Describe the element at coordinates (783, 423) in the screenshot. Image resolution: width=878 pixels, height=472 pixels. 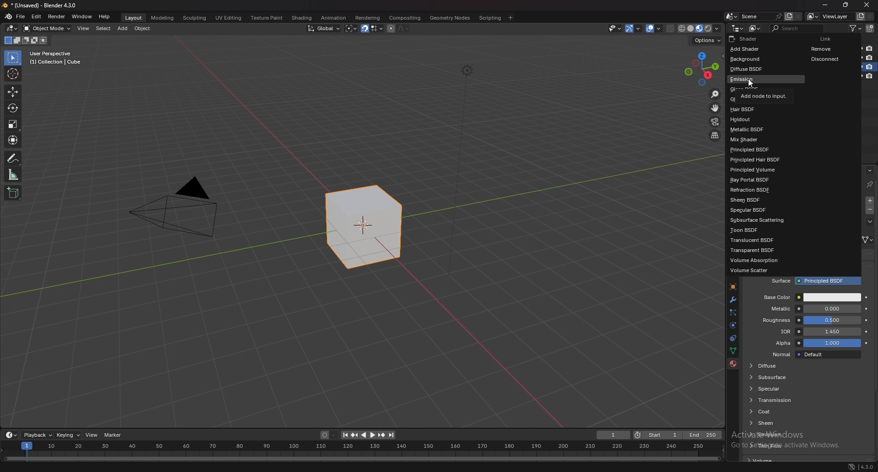
I see `sheen` at that location.